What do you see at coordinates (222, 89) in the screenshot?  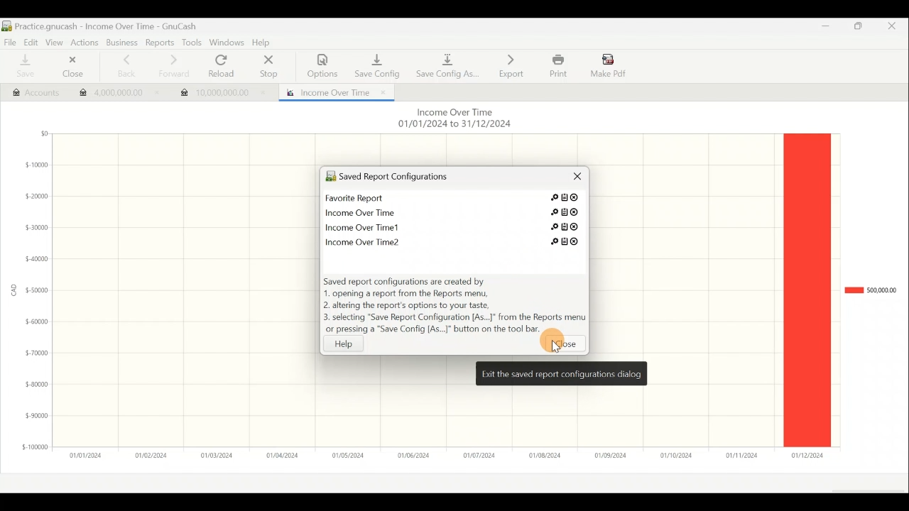 I see `Imported transaction 2` at bounding box center [222, 89].